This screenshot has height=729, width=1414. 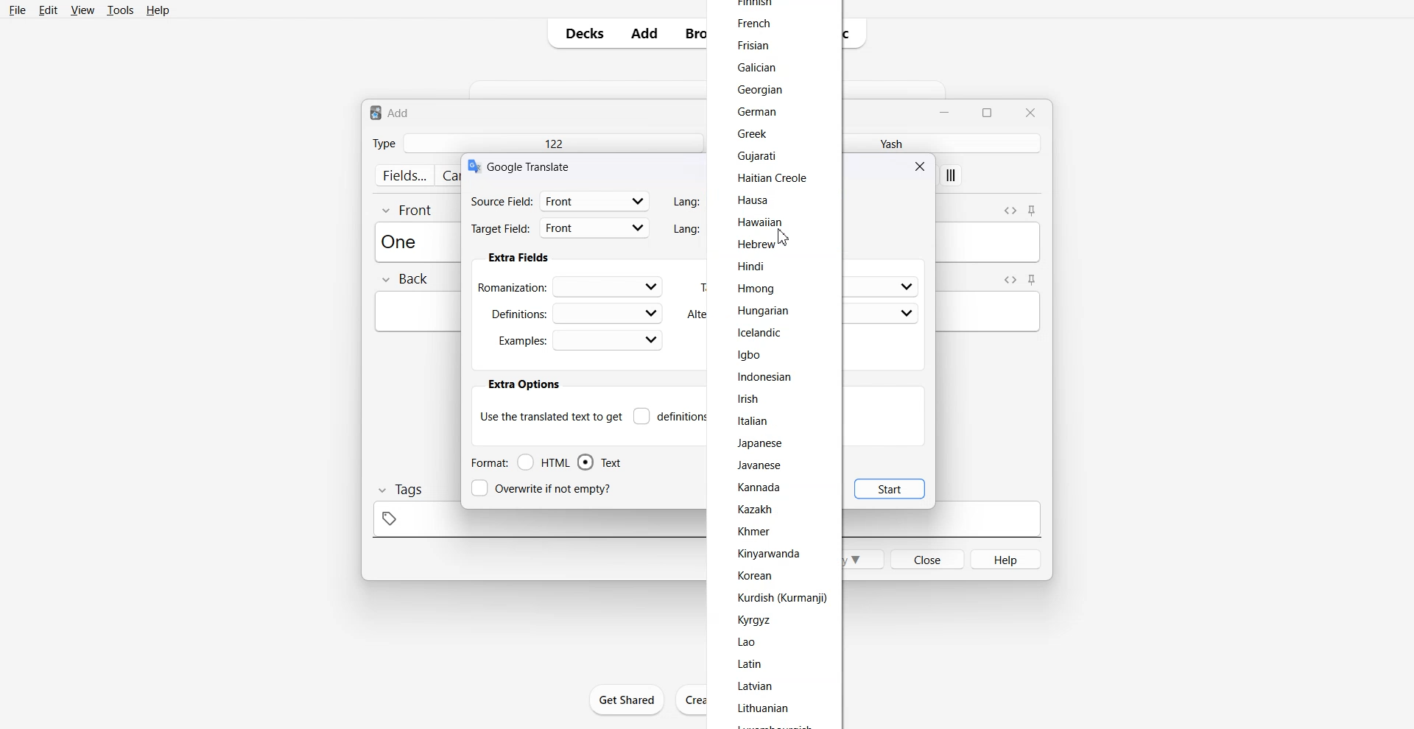 I want to click on Hindi, so click(x=754, y=264).